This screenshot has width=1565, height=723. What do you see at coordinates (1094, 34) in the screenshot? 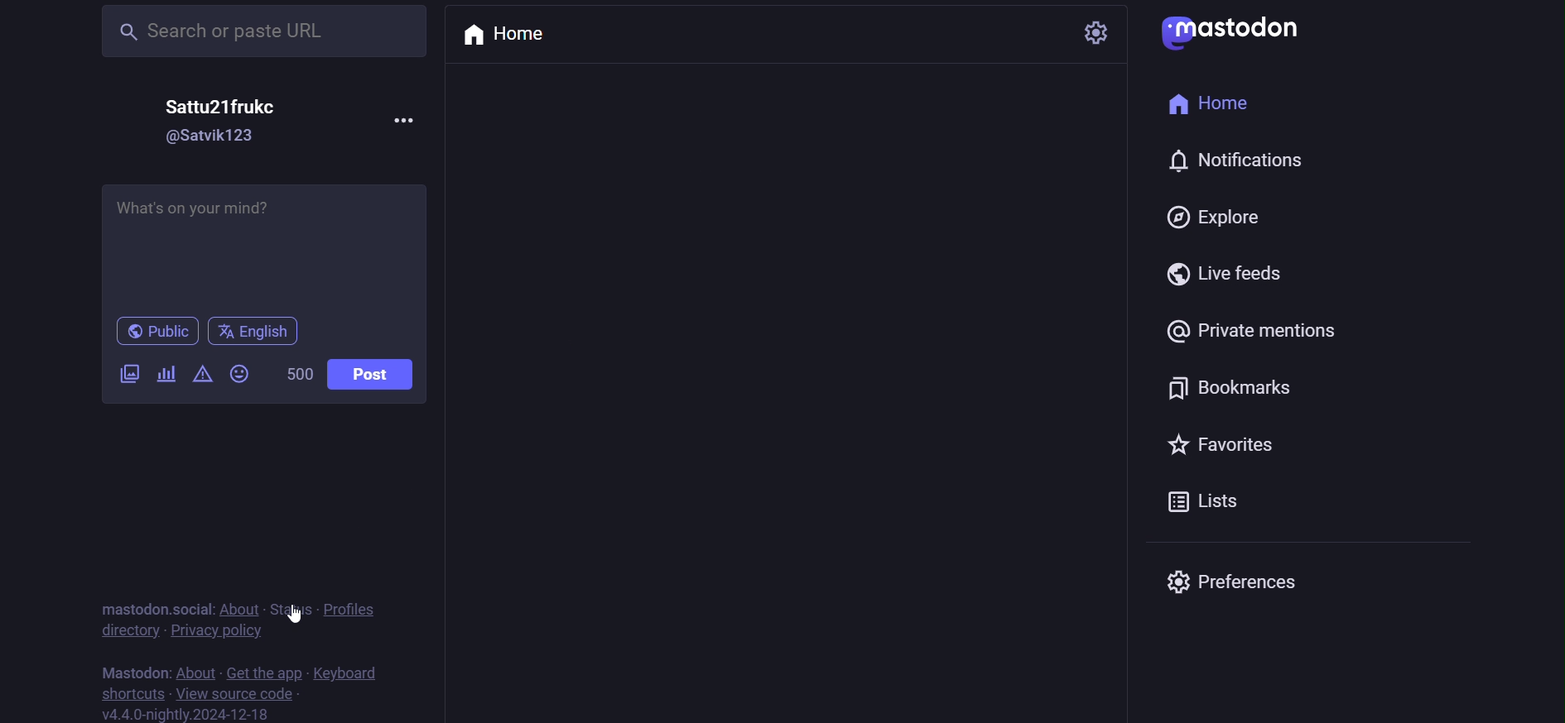
I see `setting ` at bounding box center [1094, 34].